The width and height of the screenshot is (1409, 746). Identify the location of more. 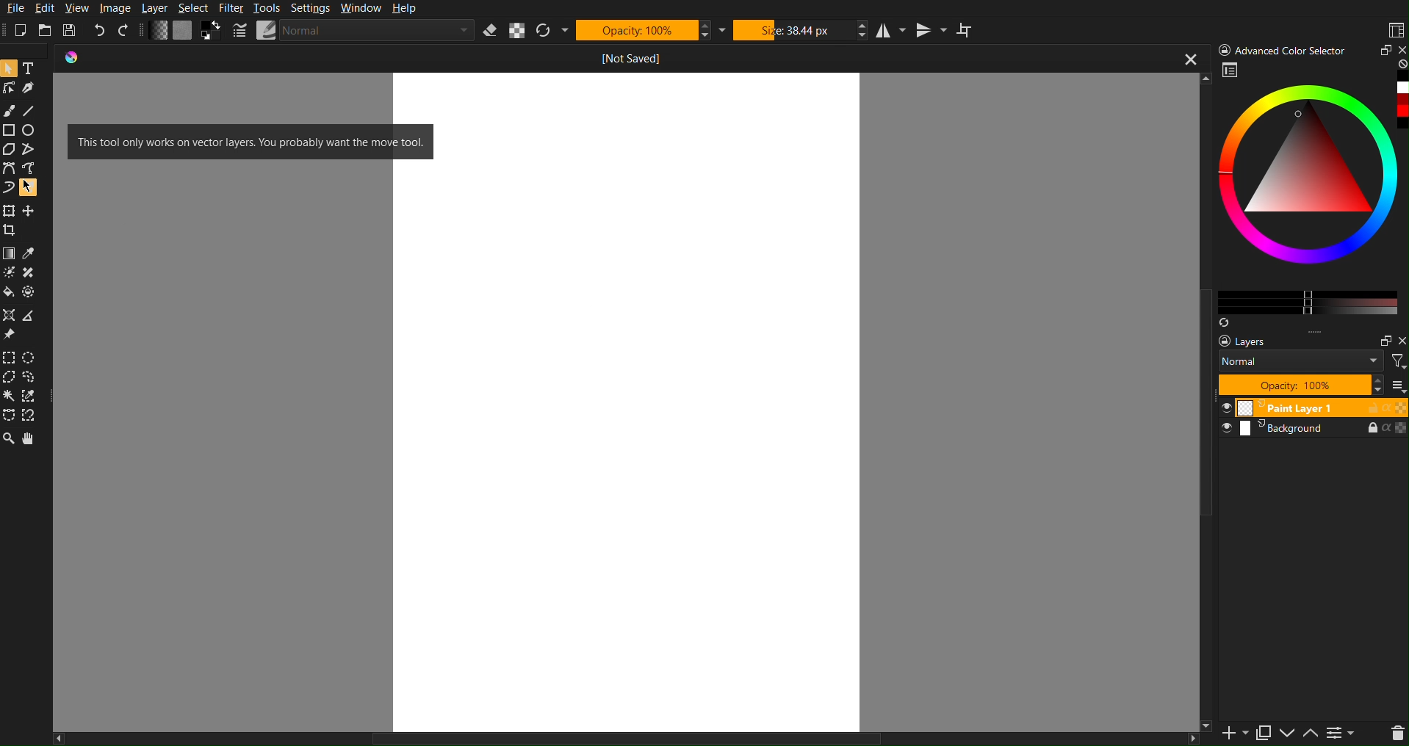
(1327, 332).